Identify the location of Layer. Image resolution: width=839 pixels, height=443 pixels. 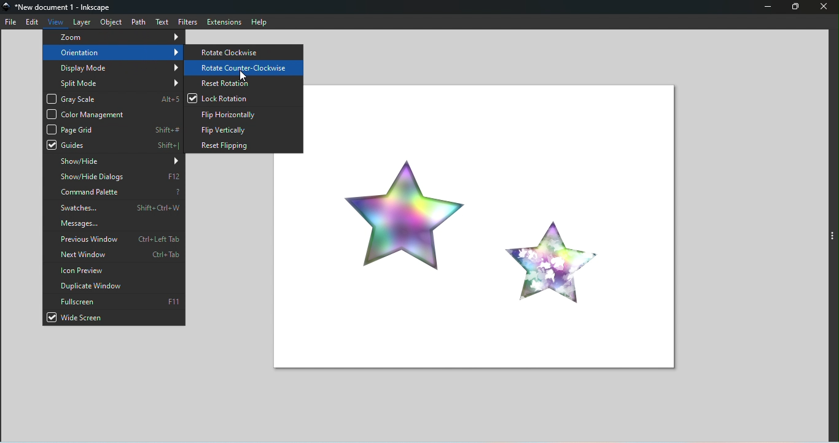
(84, 22).